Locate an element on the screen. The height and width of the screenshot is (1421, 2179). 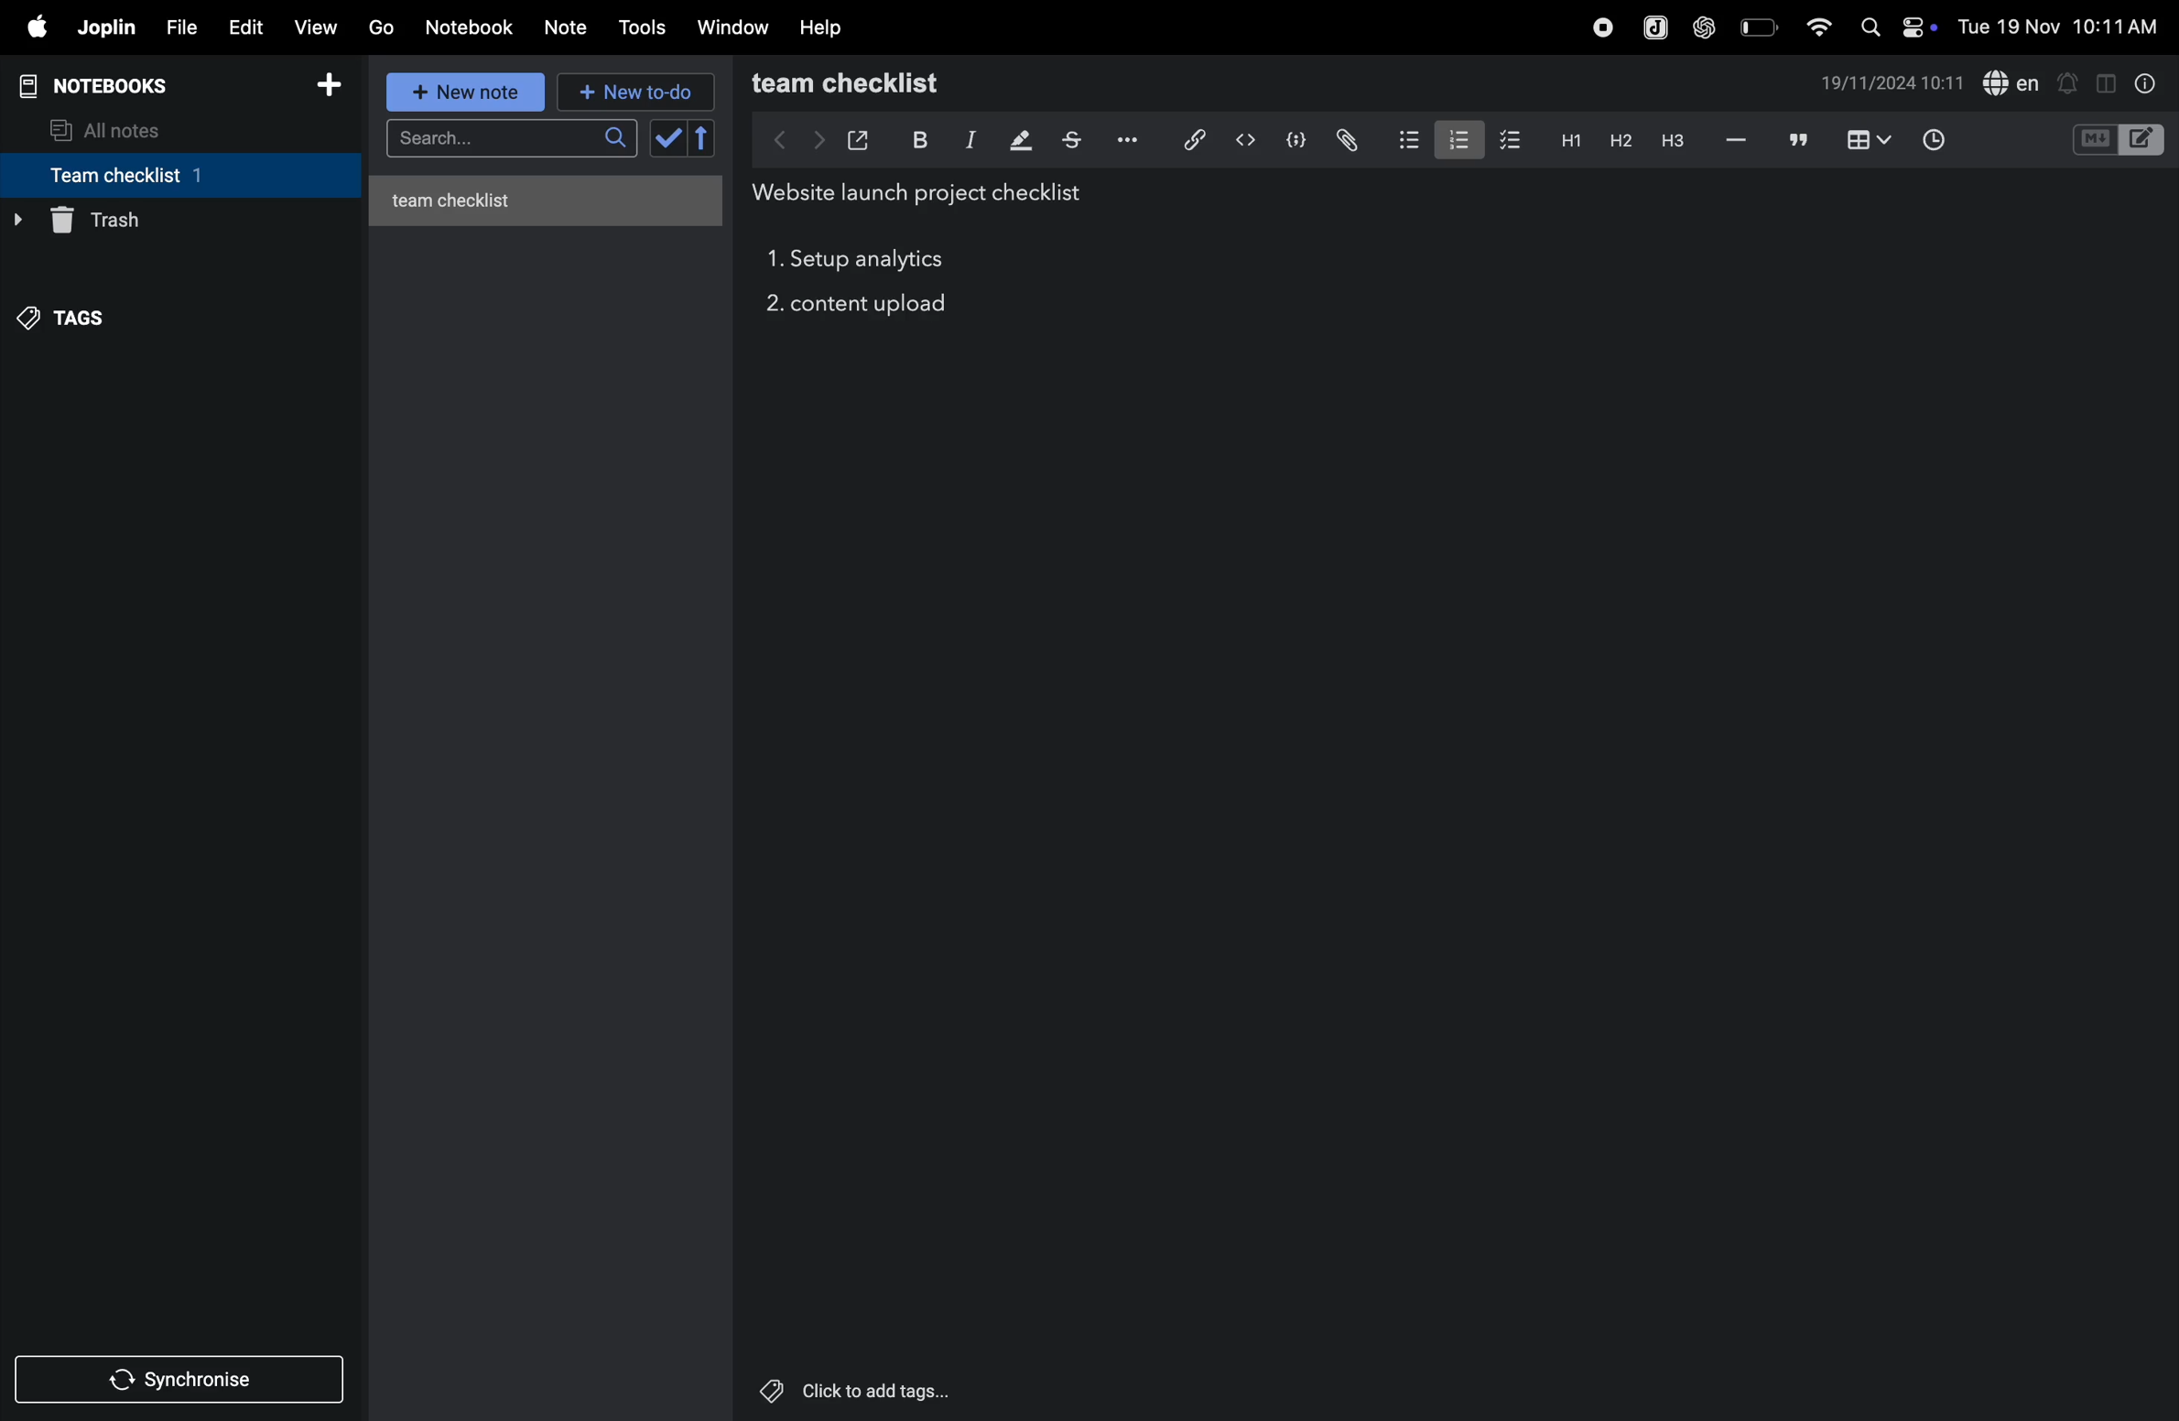
note is located at coordinates (574, 25).